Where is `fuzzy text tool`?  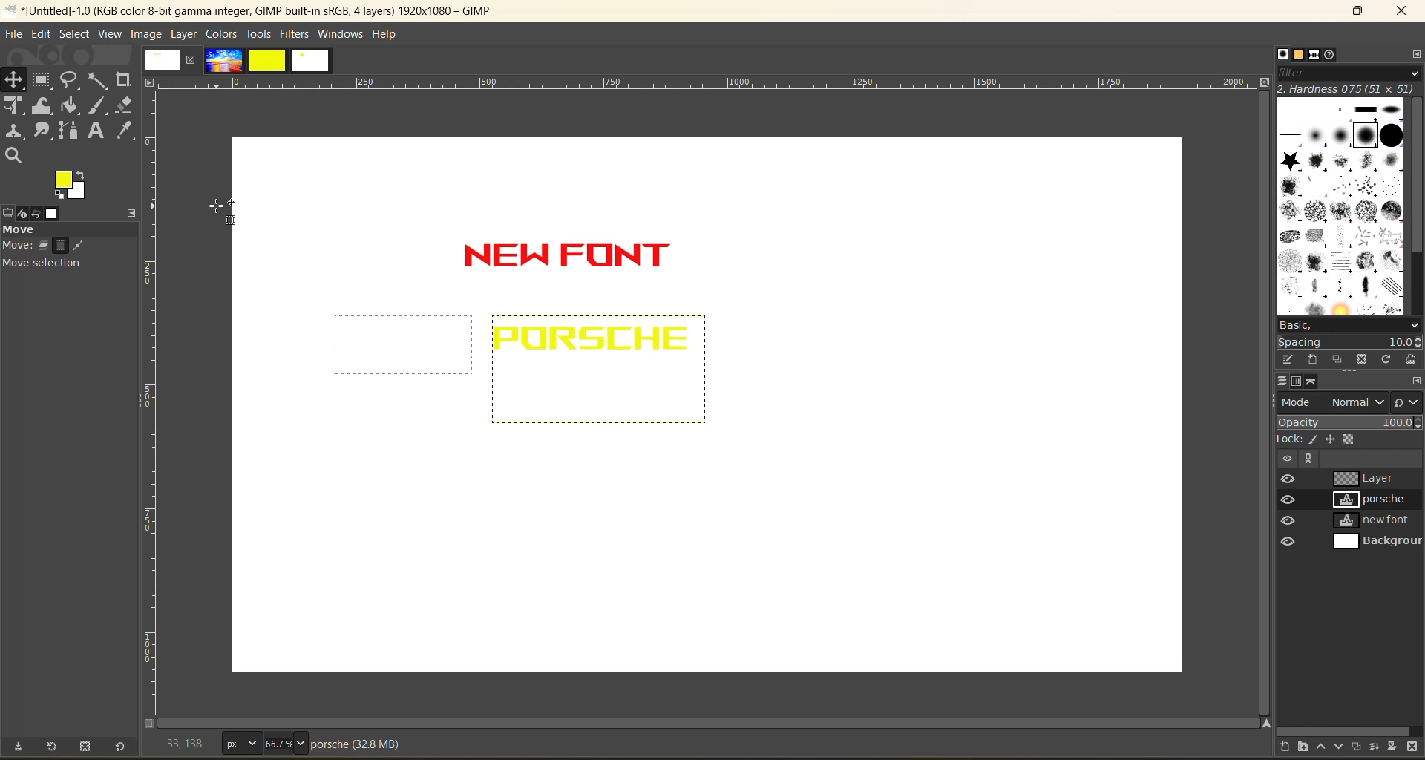
fuzzy text tool is located at coordinates (98, 80).